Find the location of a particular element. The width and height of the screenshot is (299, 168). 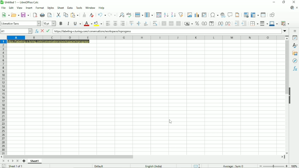

Sort descending is located at coordinates (173, 15).